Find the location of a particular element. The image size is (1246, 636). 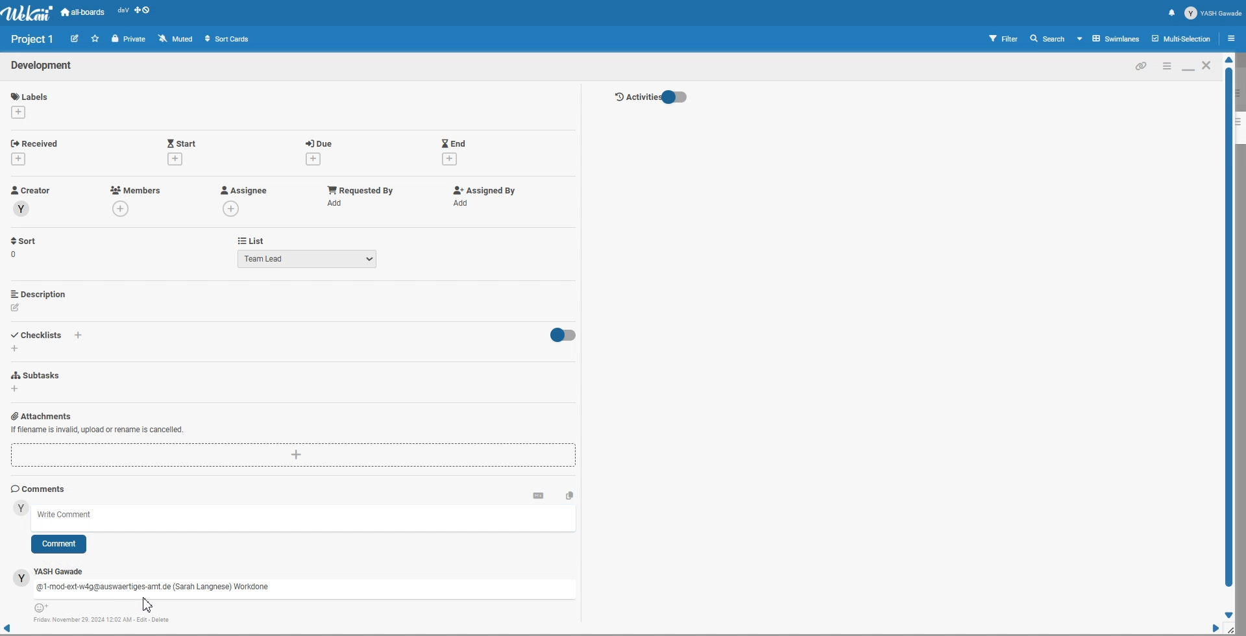

user is located at coordinates (61, 572).